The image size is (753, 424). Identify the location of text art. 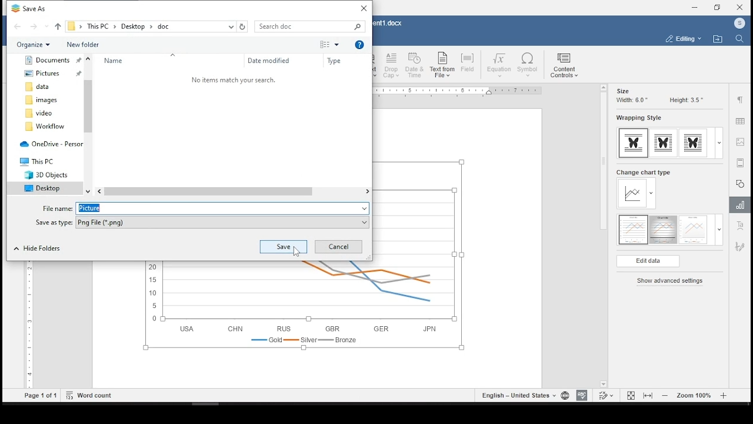
(376, 65).